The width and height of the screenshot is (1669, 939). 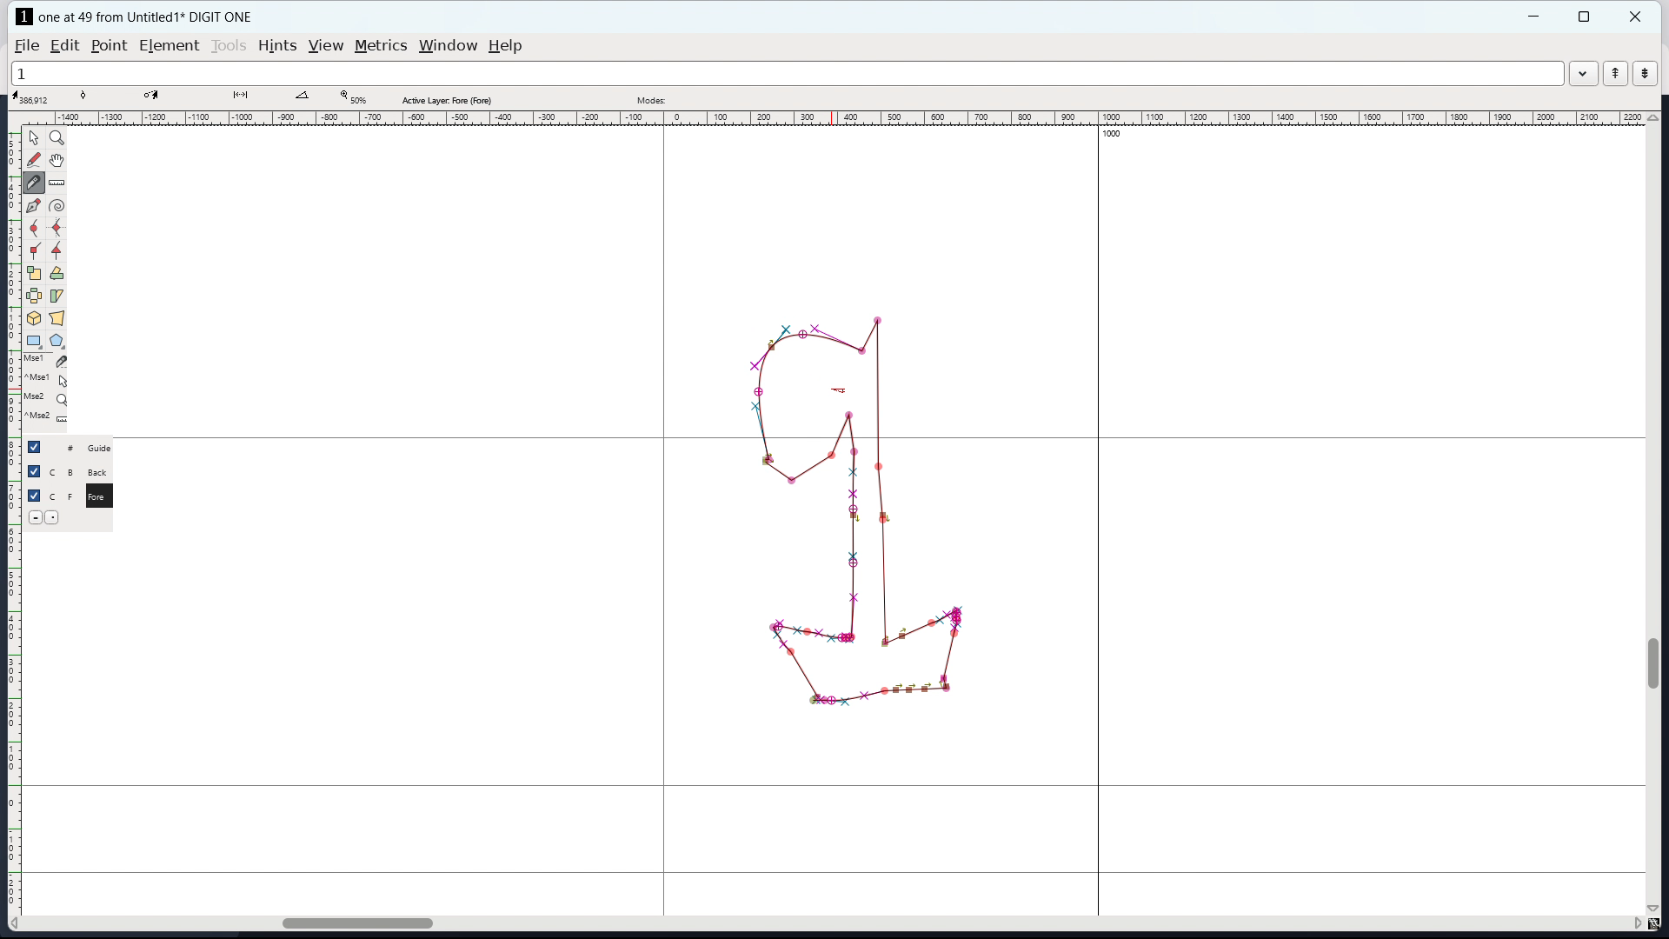 I want to click on previous word in the current word list, so click(x=1615, y=73).